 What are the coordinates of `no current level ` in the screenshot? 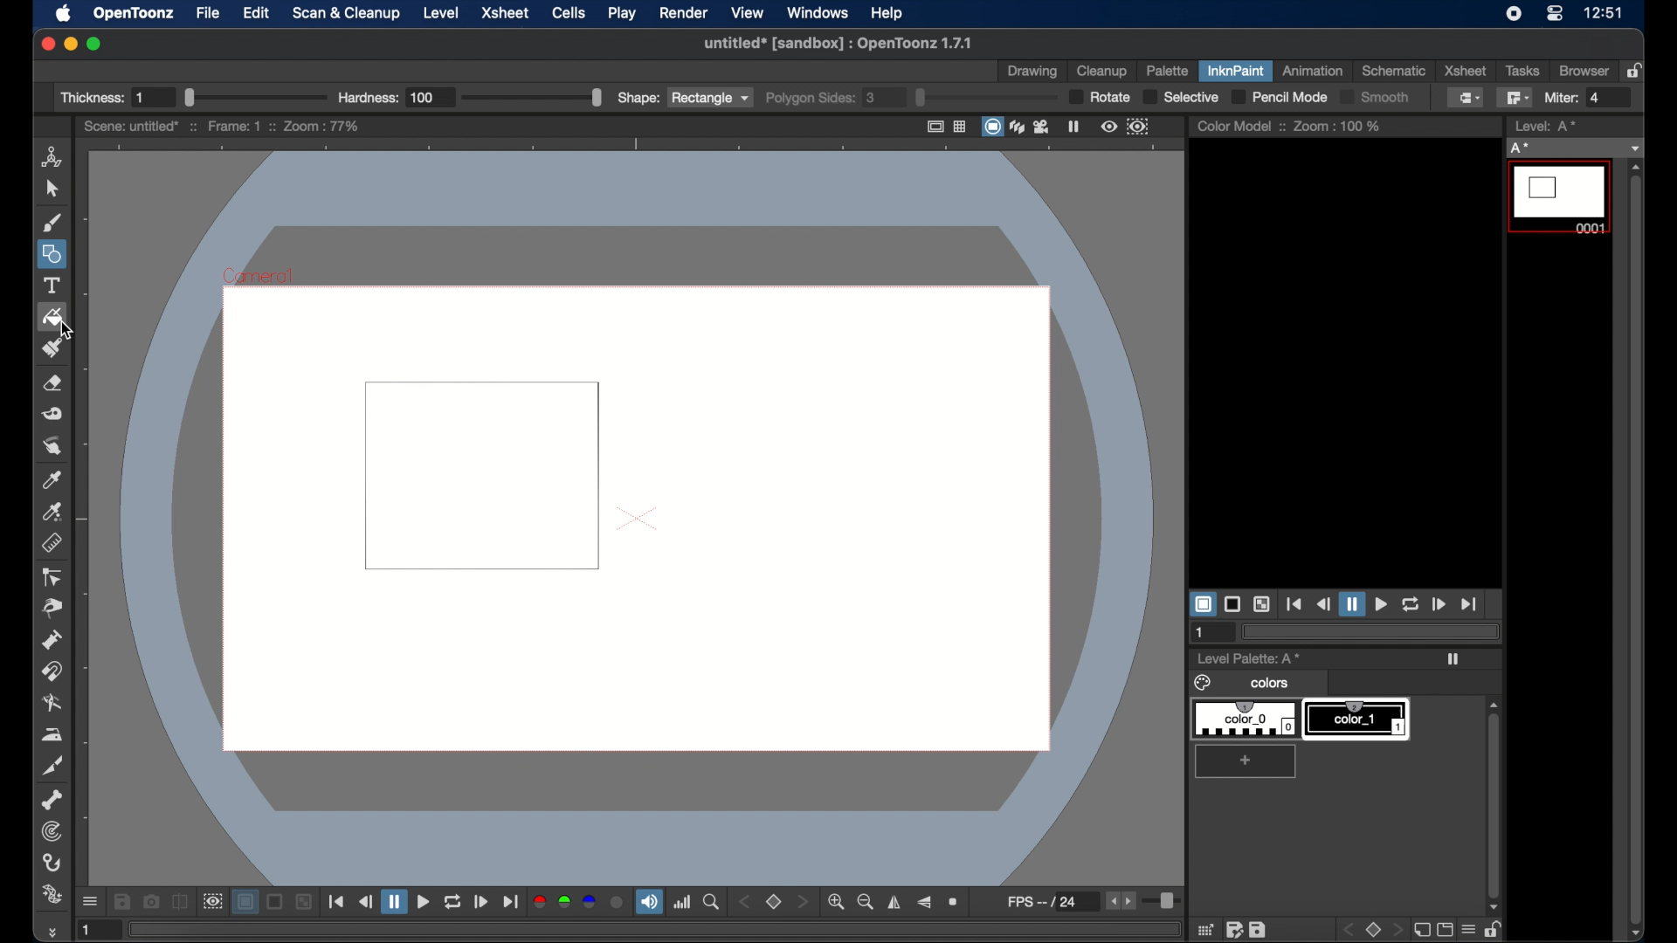 It's located at (1573, 148).